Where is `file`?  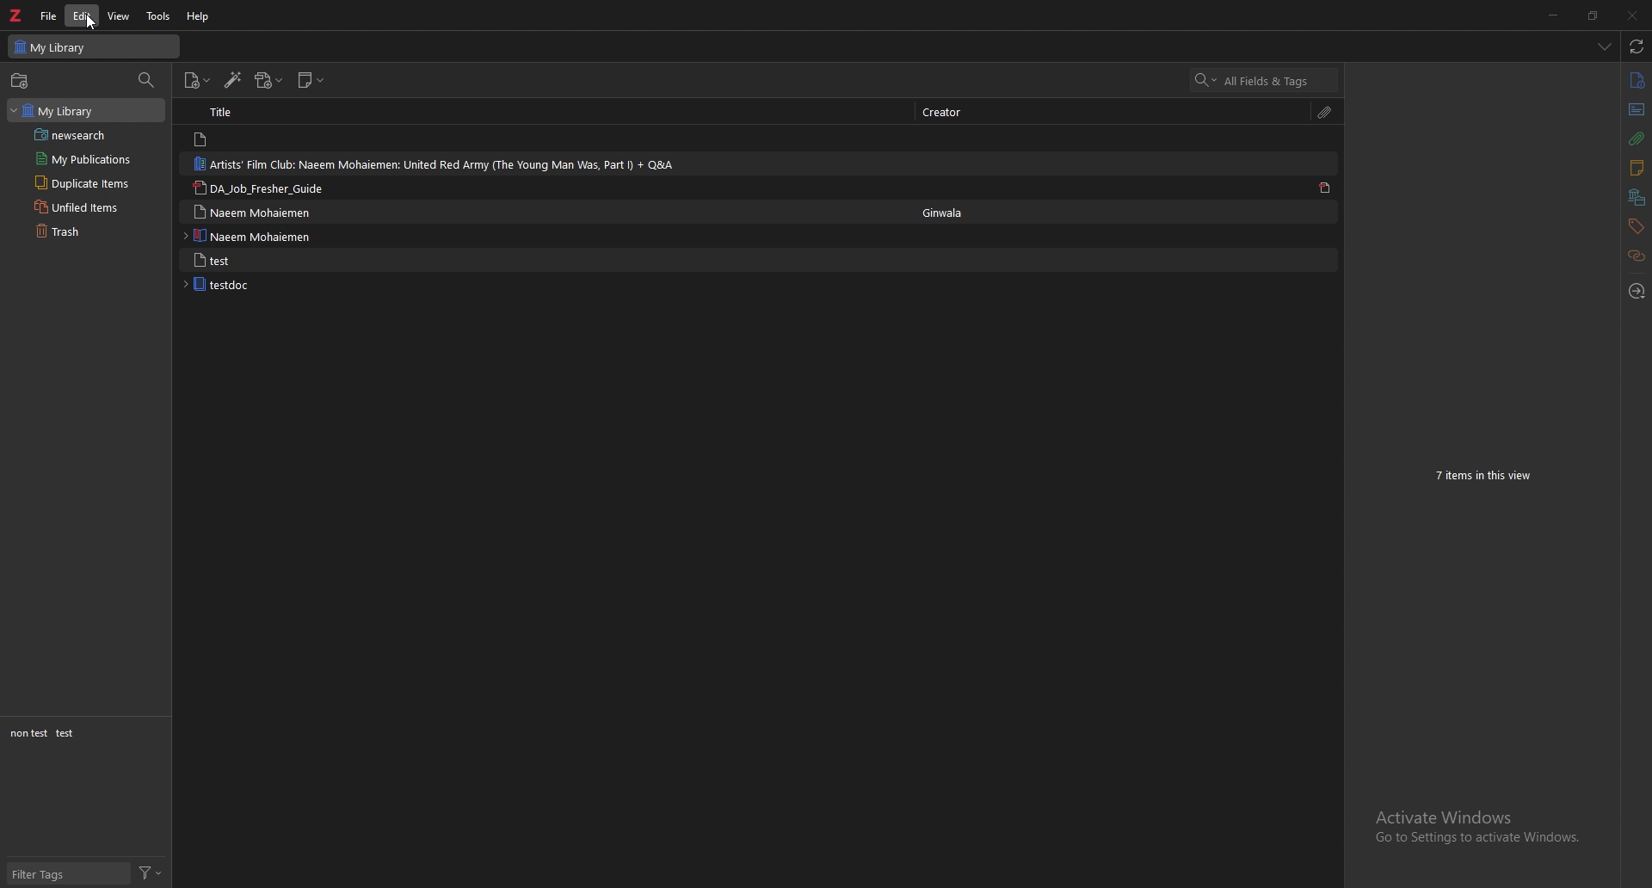 file is located at coordinates (49, 16).